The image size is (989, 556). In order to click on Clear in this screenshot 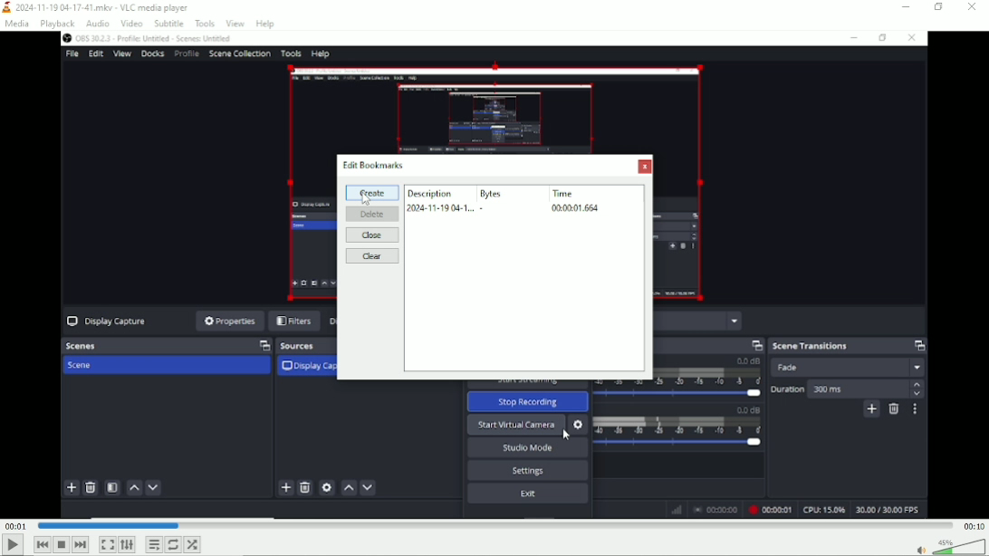, I will do `click(374, 256)`.